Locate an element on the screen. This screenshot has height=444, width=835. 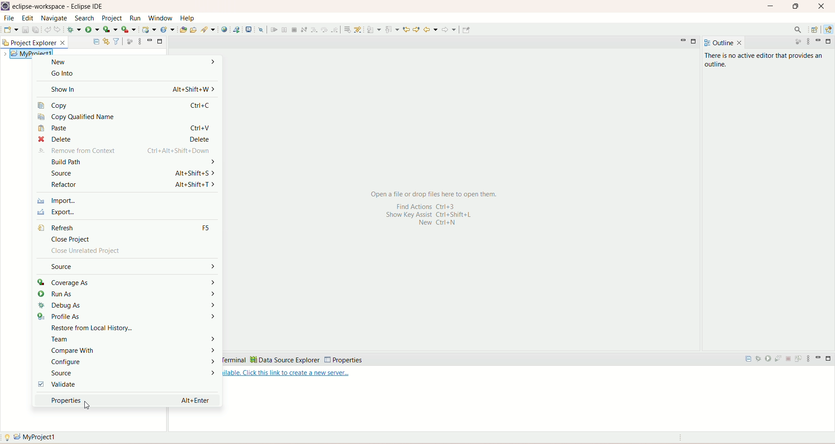
my project is located at coordinates (30, 437).